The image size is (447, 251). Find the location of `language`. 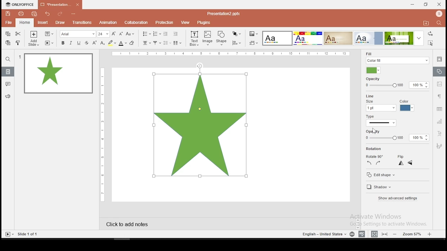

language is located at coordinates (352, 235).